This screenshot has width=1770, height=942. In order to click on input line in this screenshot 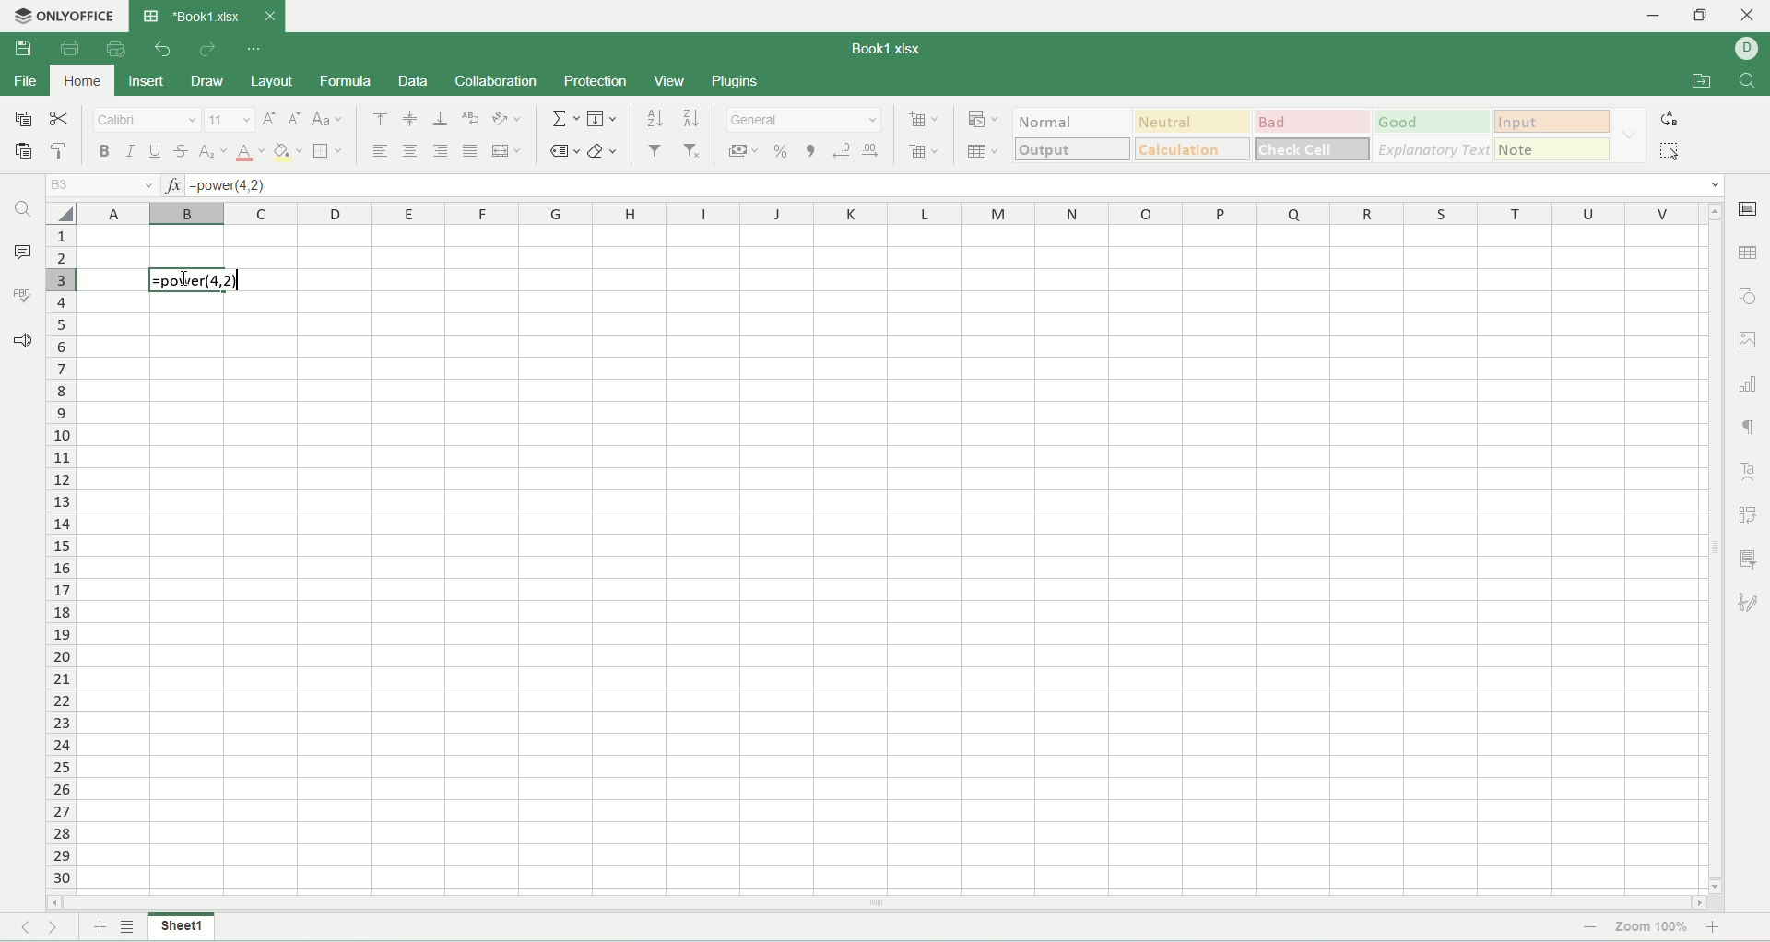, I will do `click(955, 184)`.